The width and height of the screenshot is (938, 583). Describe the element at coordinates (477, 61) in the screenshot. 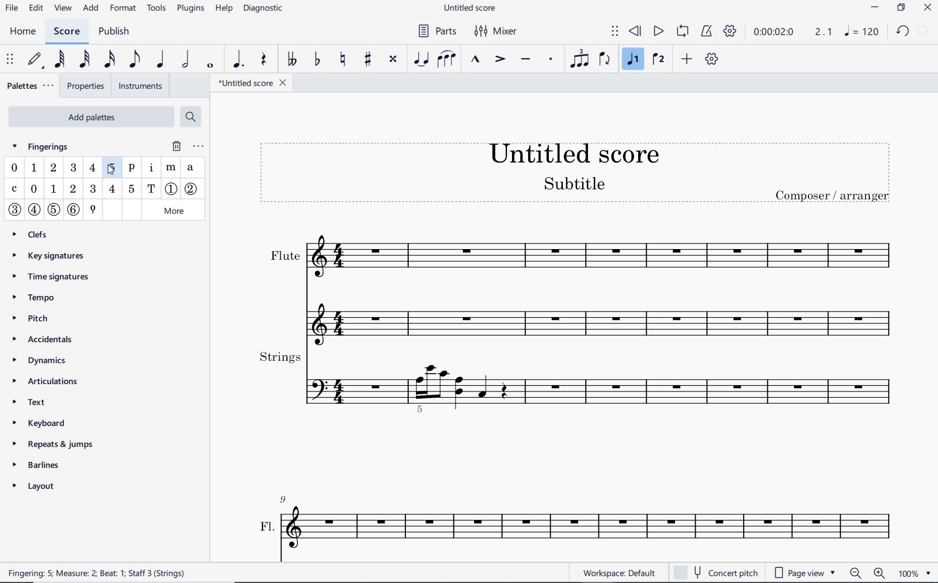

I see `marcato` at that location.